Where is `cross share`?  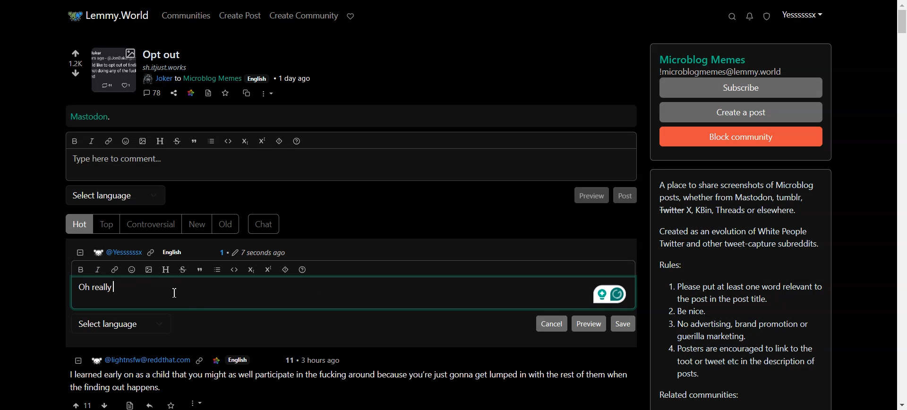
cross share is located at coordinates (248, 93).